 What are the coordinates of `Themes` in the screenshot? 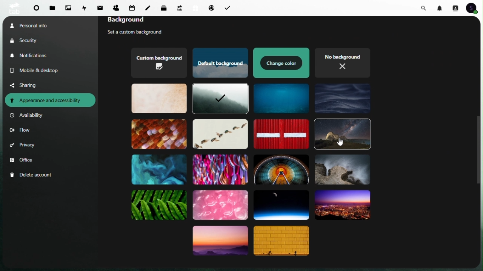 It's located at (158, 134).